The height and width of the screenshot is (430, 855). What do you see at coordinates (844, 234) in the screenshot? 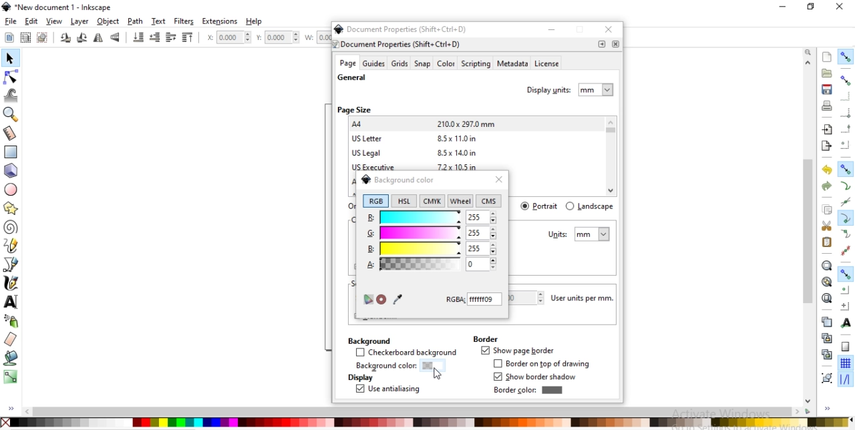
I see `snap smooth nodes` at bounding box center [844, 234].